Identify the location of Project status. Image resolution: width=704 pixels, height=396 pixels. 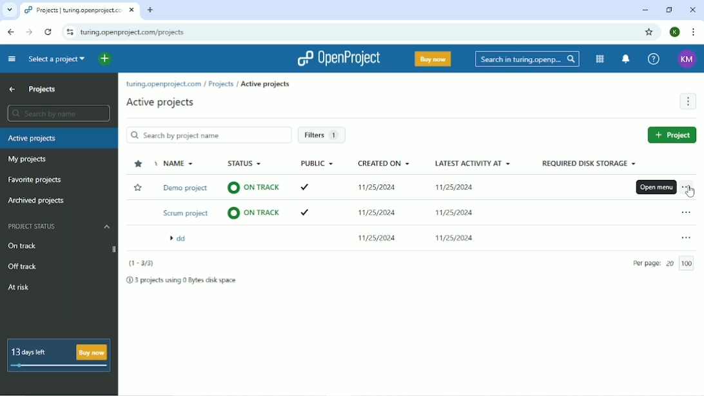
(59, 226).